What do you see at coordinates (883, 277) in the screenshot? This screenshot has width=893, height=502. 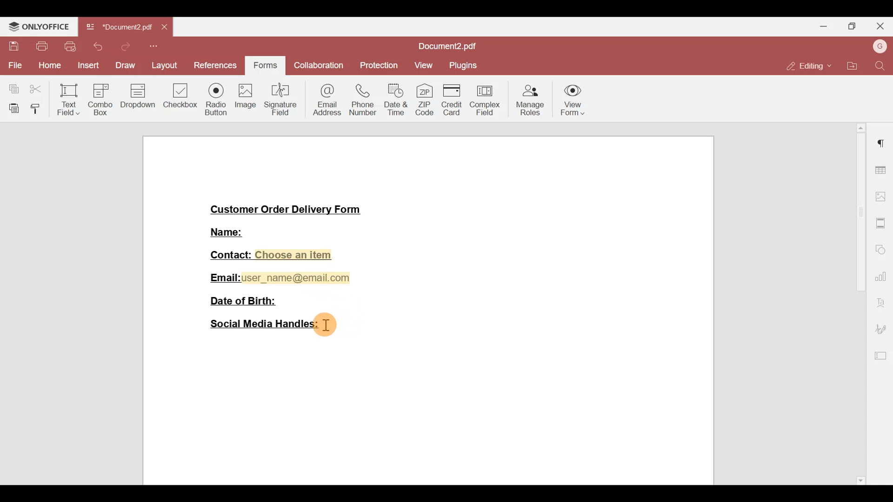 I see `Chart settings` at bounding box center [883, 277].